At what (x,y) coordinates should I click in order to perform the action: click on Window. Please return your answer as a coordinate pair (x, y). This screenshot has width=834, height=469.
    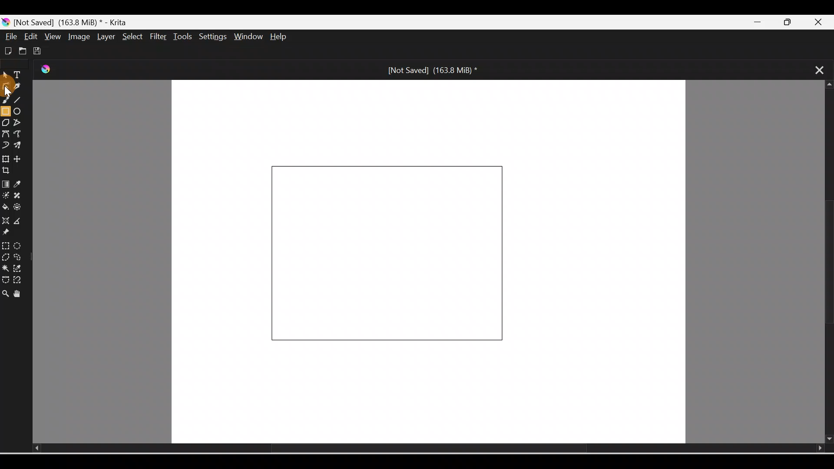
    Looking at the image, I should click on (250, 37).